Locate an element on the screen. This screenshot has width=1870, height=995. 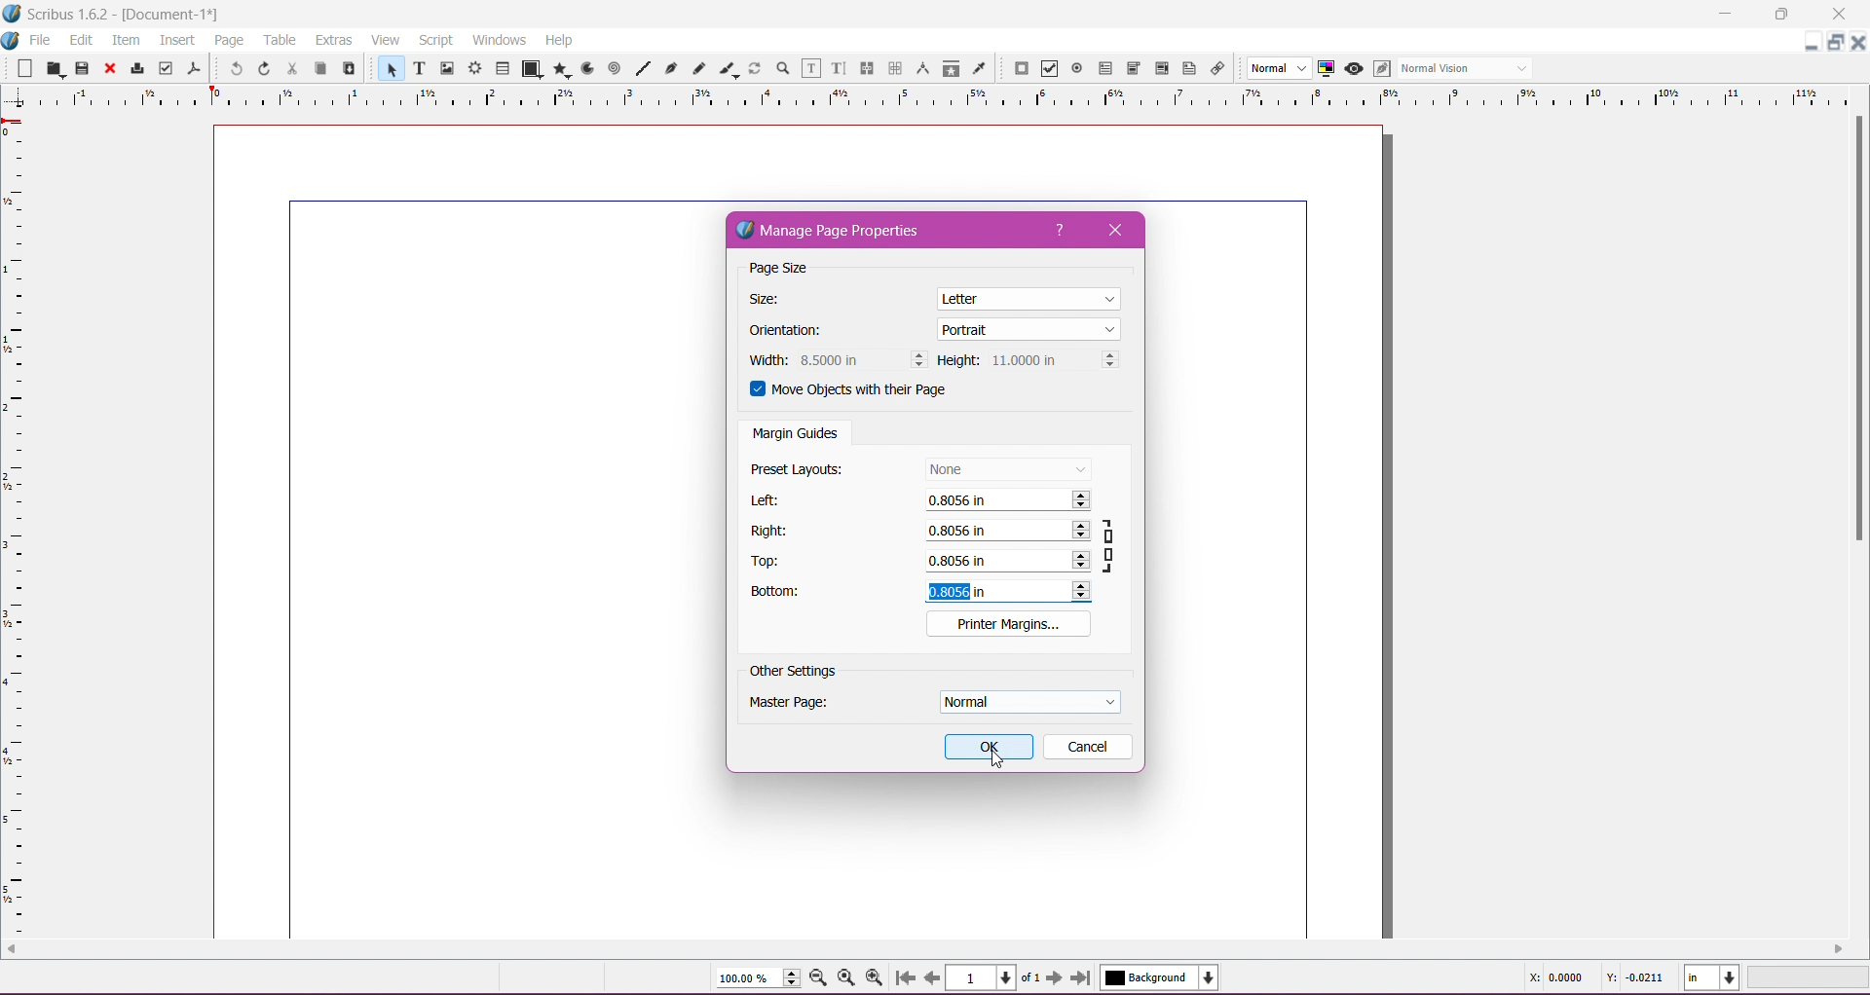
Open is located at coordinates (52, 68).